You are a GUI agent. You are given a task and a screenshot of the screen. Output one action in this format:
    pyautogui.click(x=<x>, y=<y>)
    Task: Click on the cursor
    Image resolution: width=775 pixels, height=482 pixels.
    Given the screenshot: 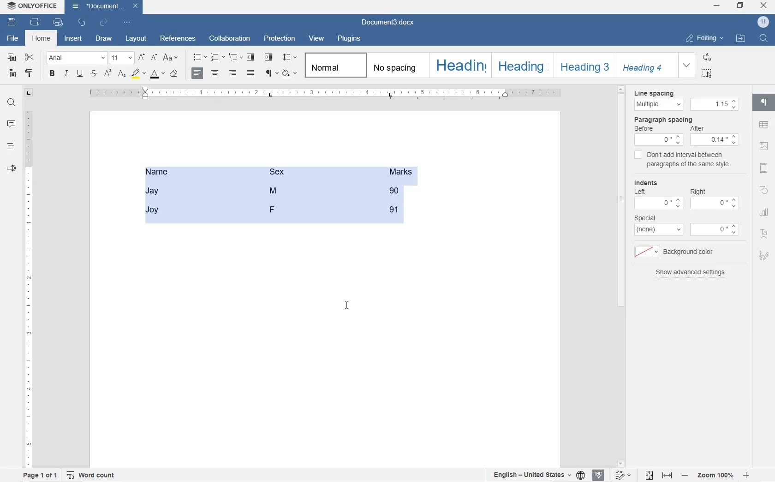 What is the action you would take?
    pyautogui.click(x=348, y=308)
    